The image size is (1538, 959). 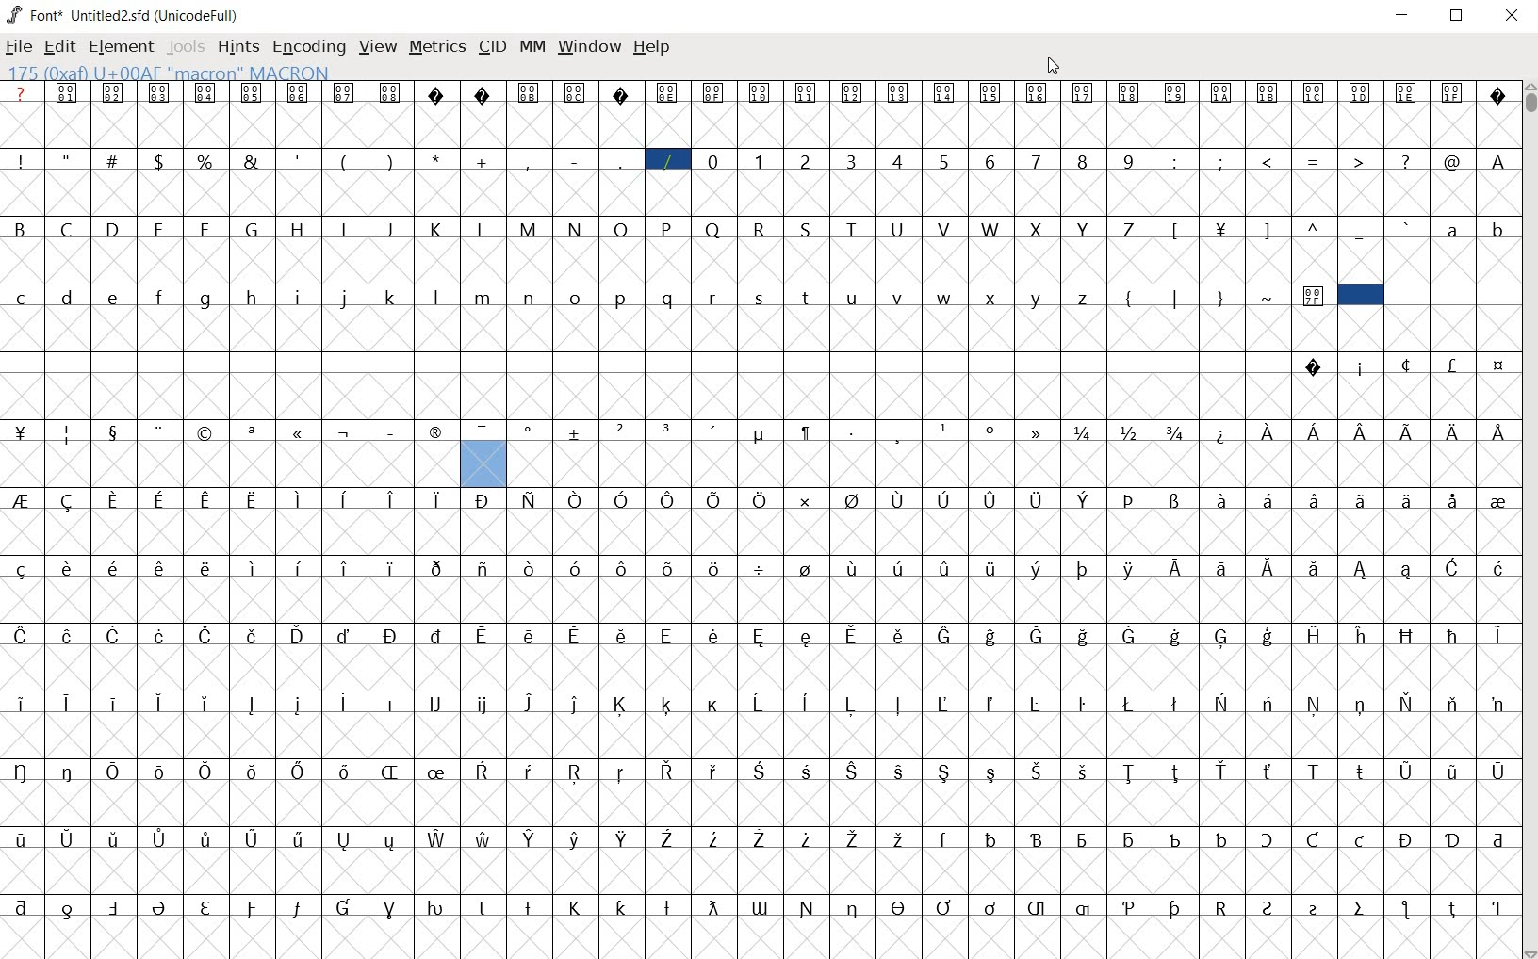 What do you see at coordinates (1406, 569) in the screenshot?
I see `Symbol` at bounding box center [1406, 569].